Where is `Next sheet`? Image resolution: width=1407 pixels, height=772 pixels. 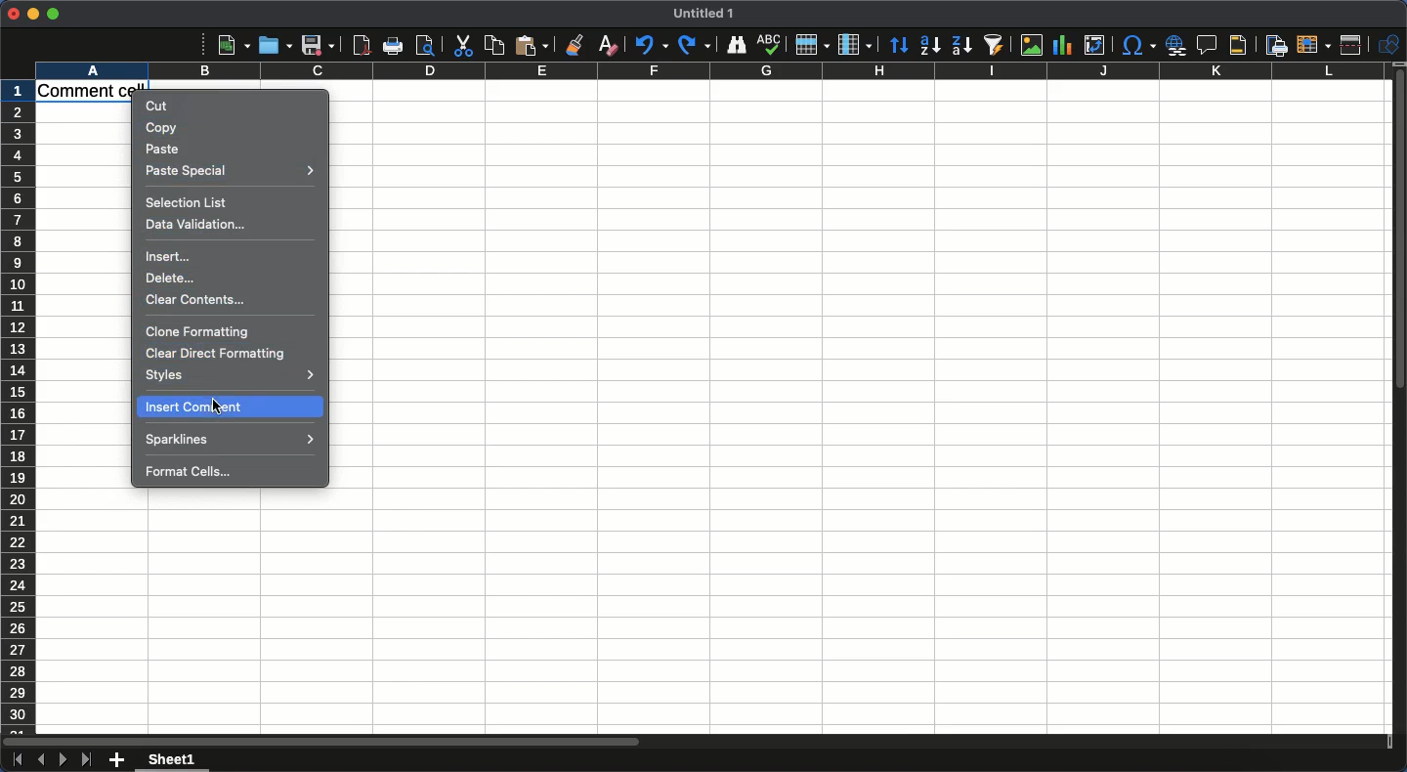
Next sheet is located at coordinates (64, 758).